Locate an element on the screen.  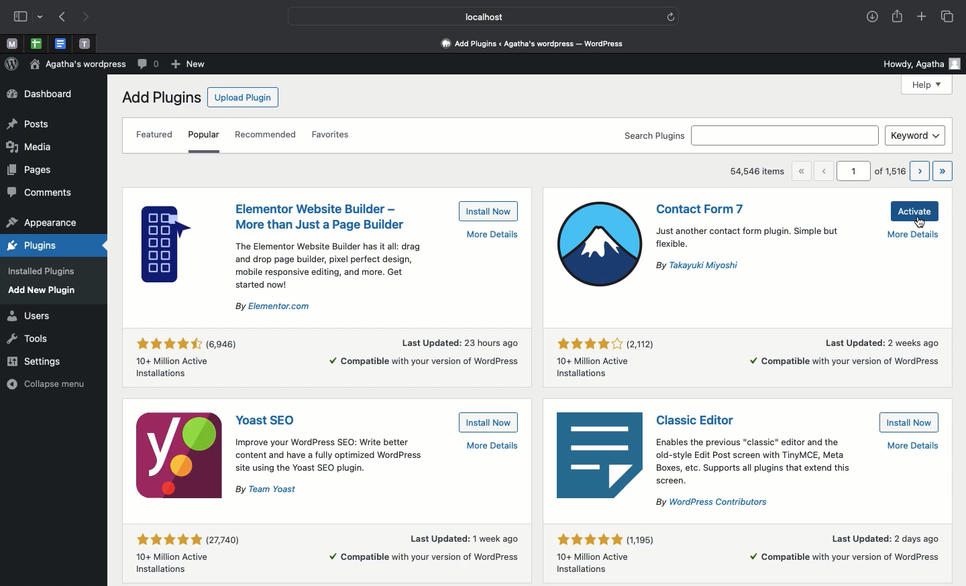
Icon is located at coordinates (178, 455).